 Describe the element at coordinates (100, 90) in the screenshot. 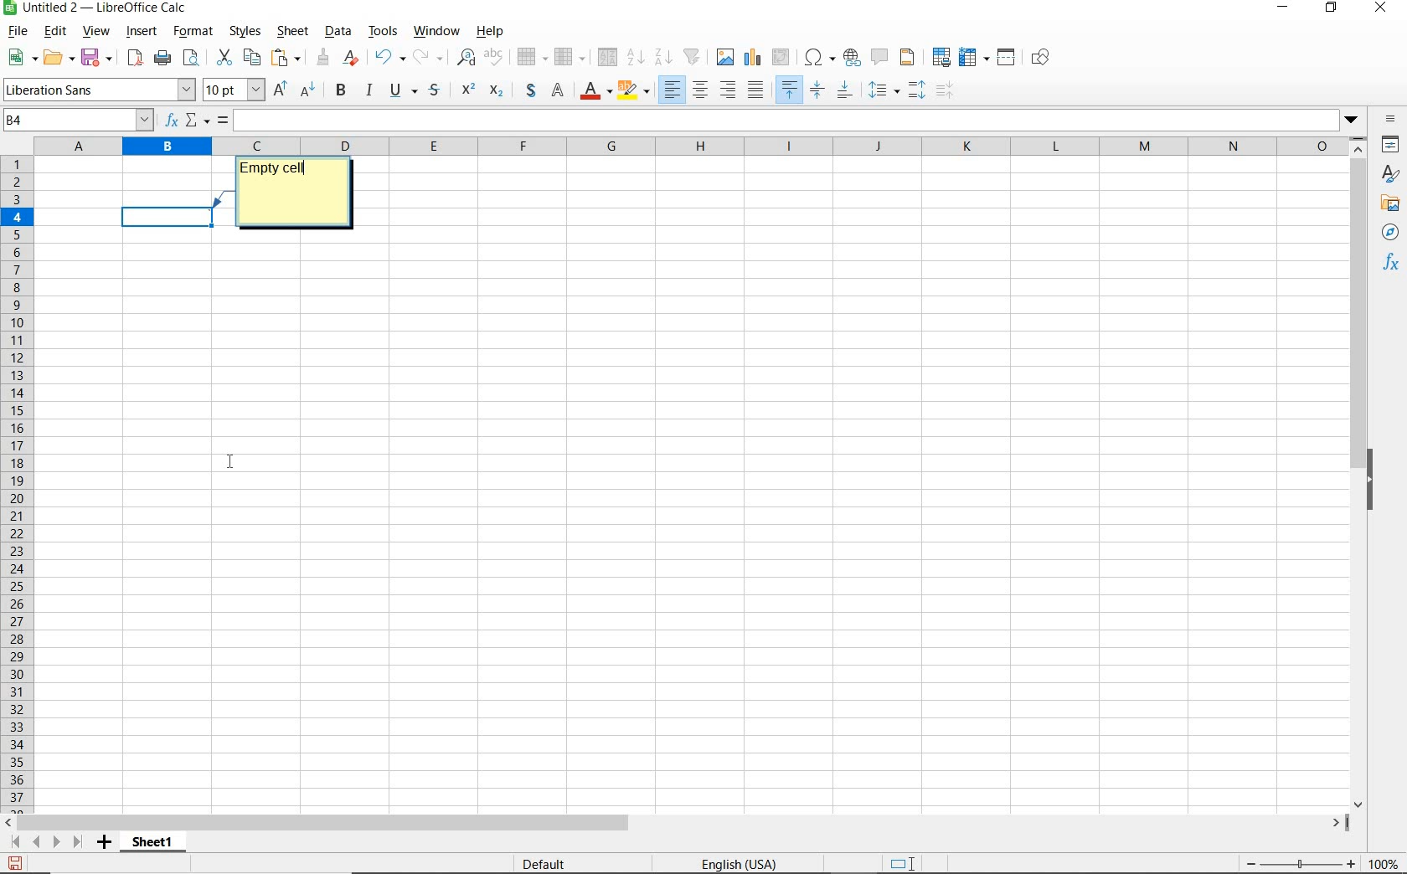

I see `font name` at that location.